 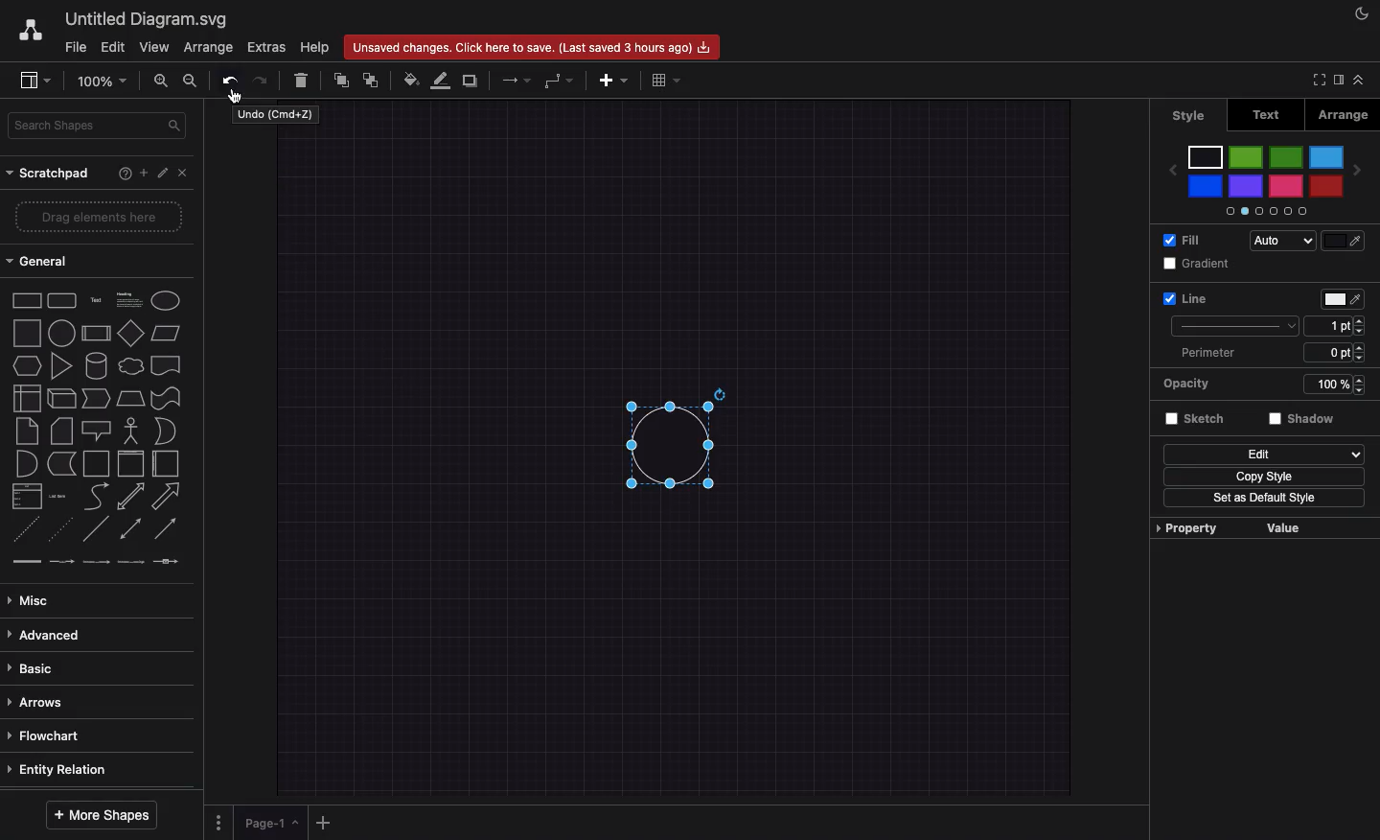 I want to click on Arrange, so click(x=1345, y=114).